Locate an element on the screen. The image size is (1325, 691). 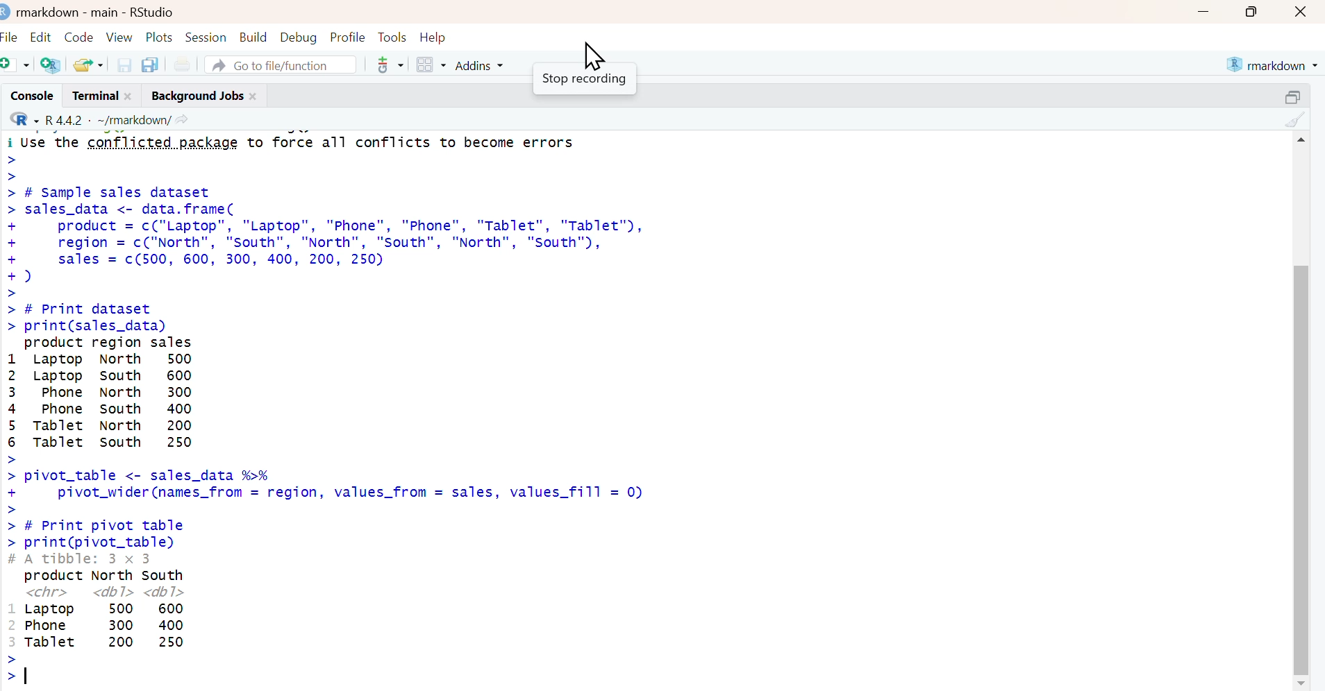
resize is located at coordinates (1297, 94).